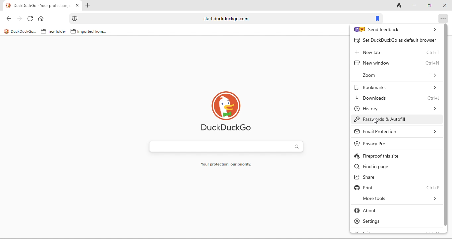  I want to click on send feedback, so click(397, 30).